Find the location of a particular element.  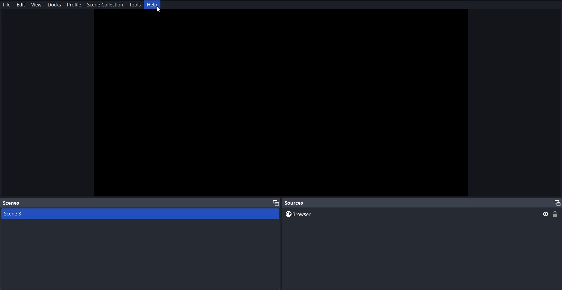

Docks is located at coordinates (54, 5).